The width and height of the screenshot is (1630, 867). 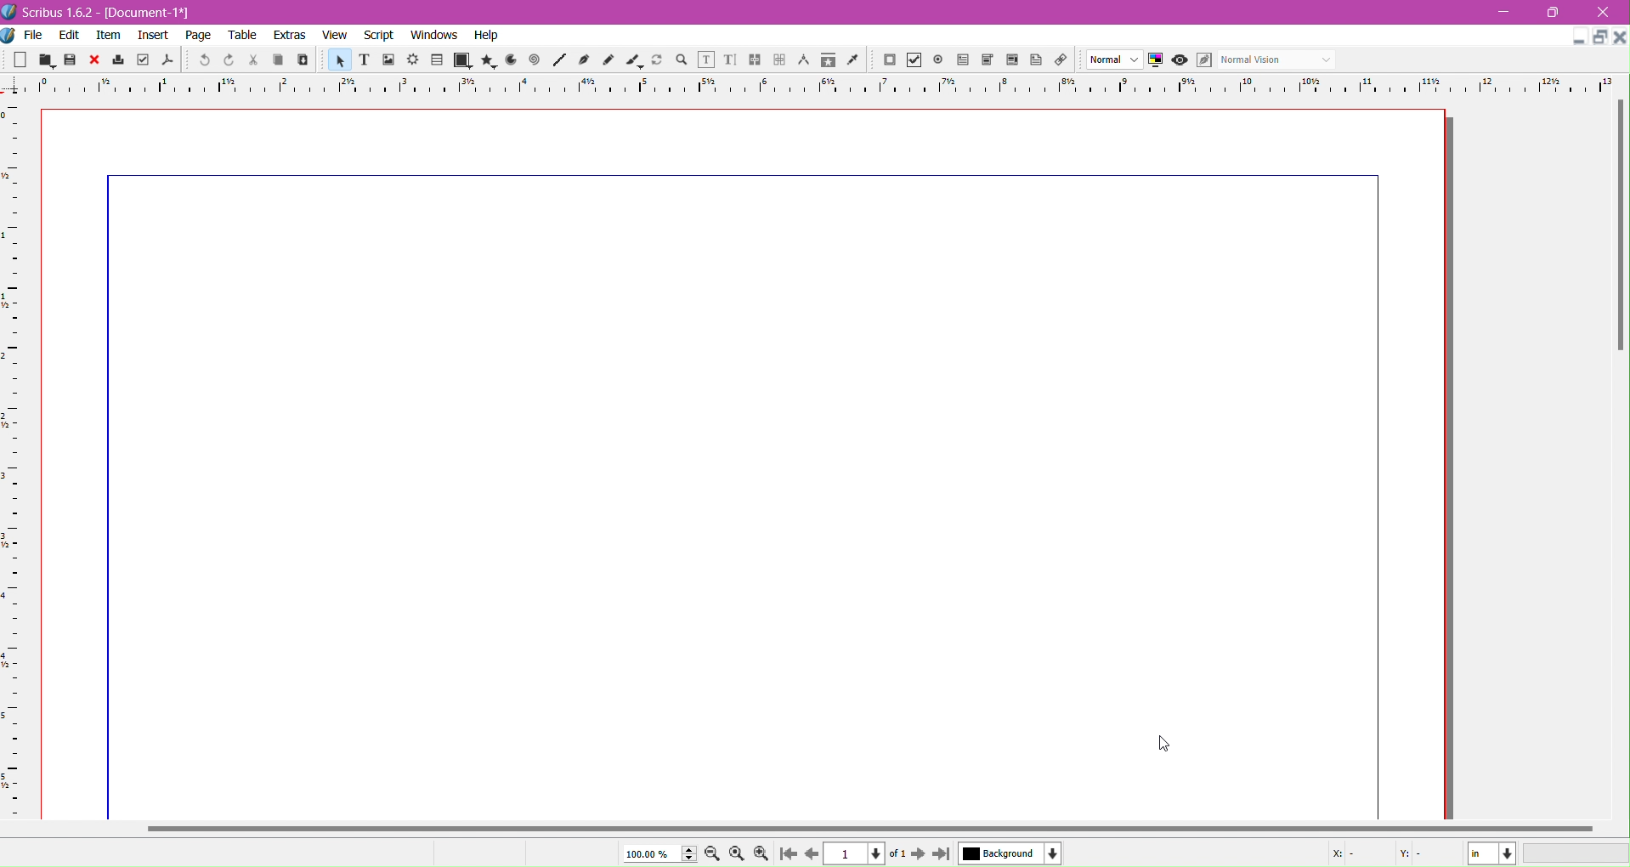 I want to click on rotate item, so click(x=659, y=61).